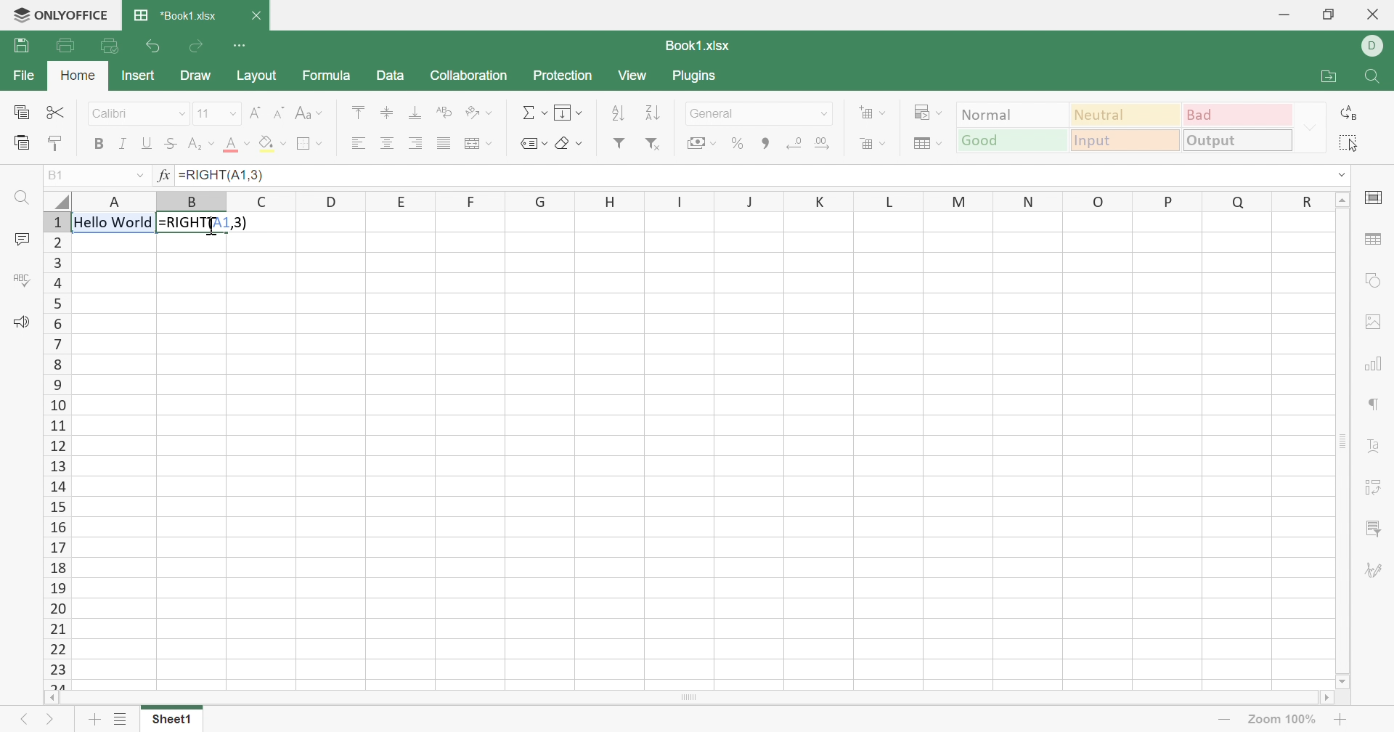  I want to click on Open file location, so click(1328, 78).